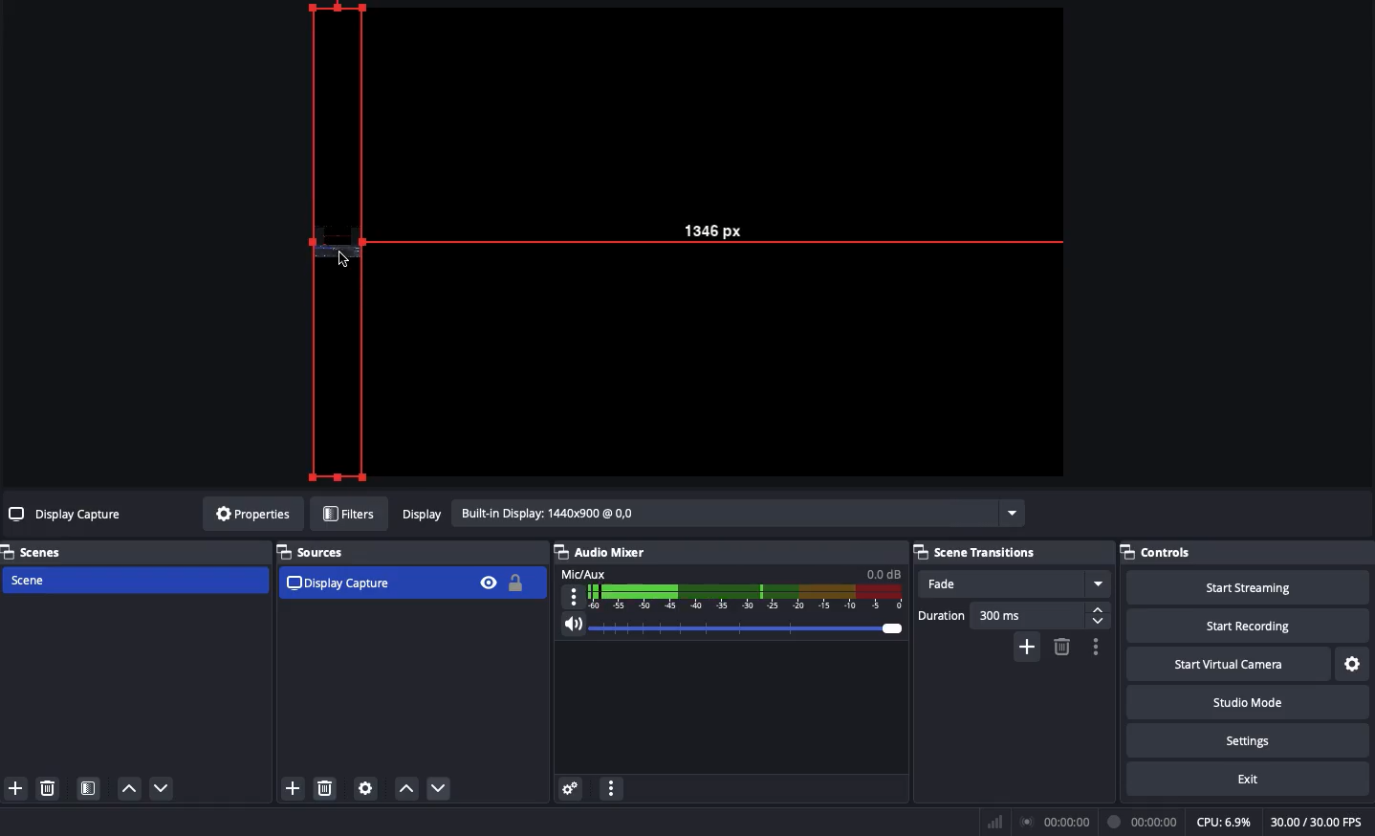 The height and width of the screenshot is (836, 1375). I want to click on Move up, so click(128, 787).